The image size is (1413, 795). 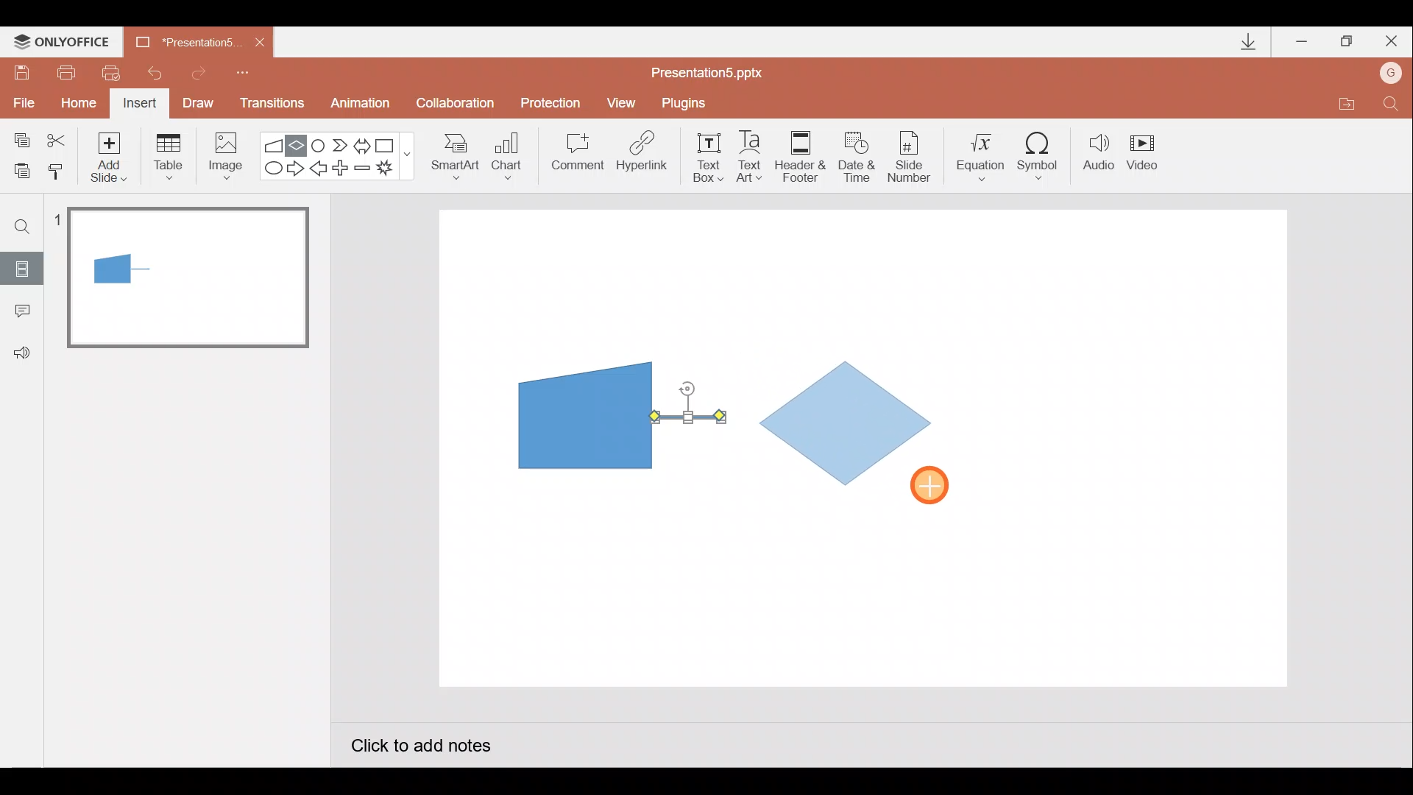 I want to click on Collaboration, so click(x=458, y=105).